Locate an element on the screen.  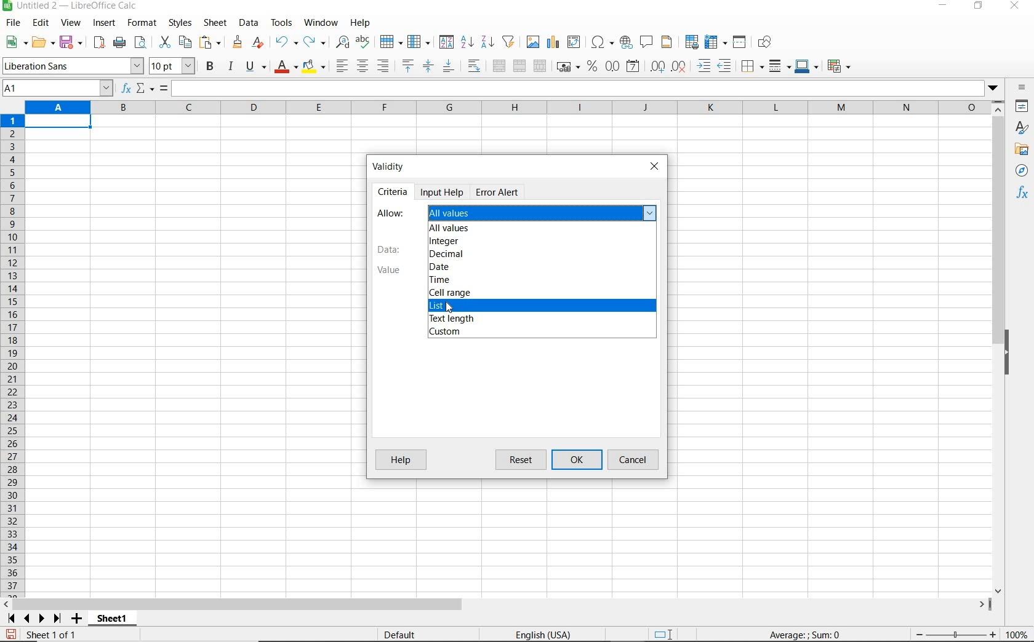
decrease indent is located at coordinates (727, 66).